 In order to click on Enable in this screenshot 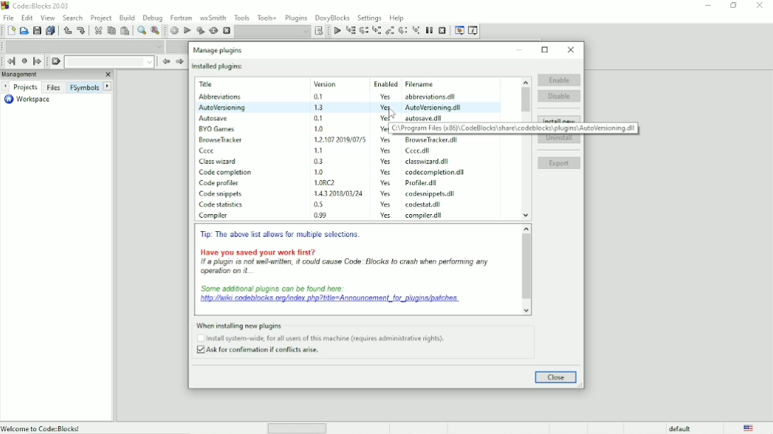, I will do `click(559, 78)`.